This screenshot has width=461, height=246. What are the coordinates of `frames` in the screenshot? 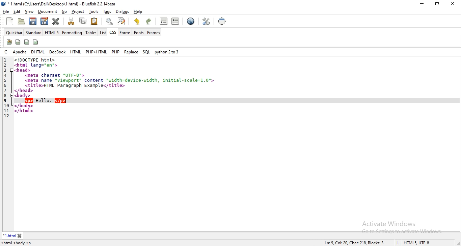 It's located at (153, 33).